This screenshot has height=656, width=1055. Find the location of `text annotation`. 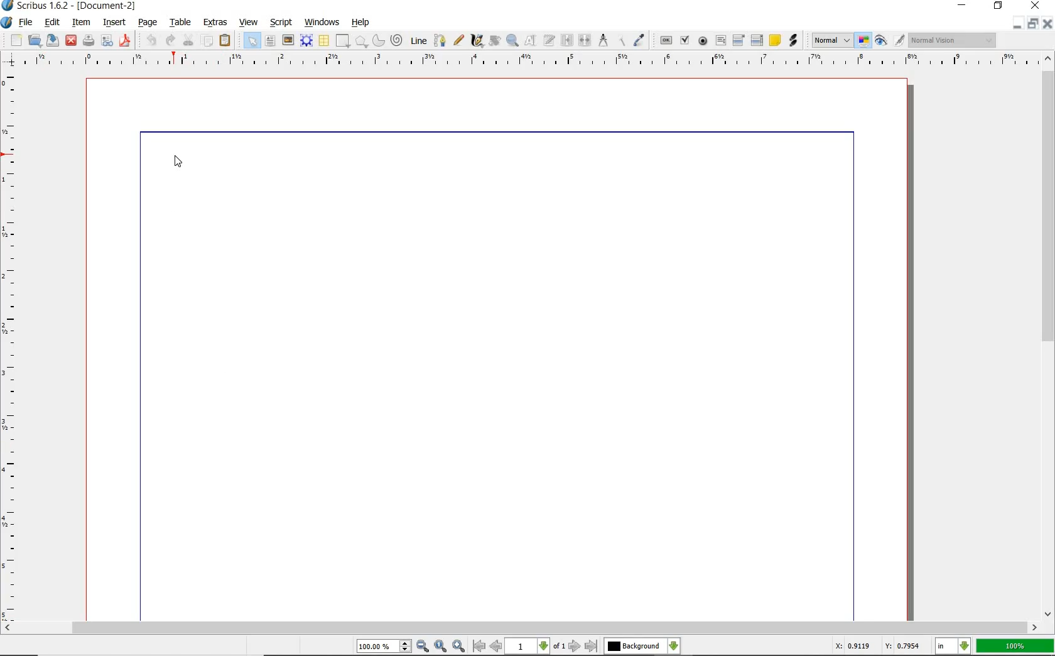

text annotation is located at coordinates (775, 40).